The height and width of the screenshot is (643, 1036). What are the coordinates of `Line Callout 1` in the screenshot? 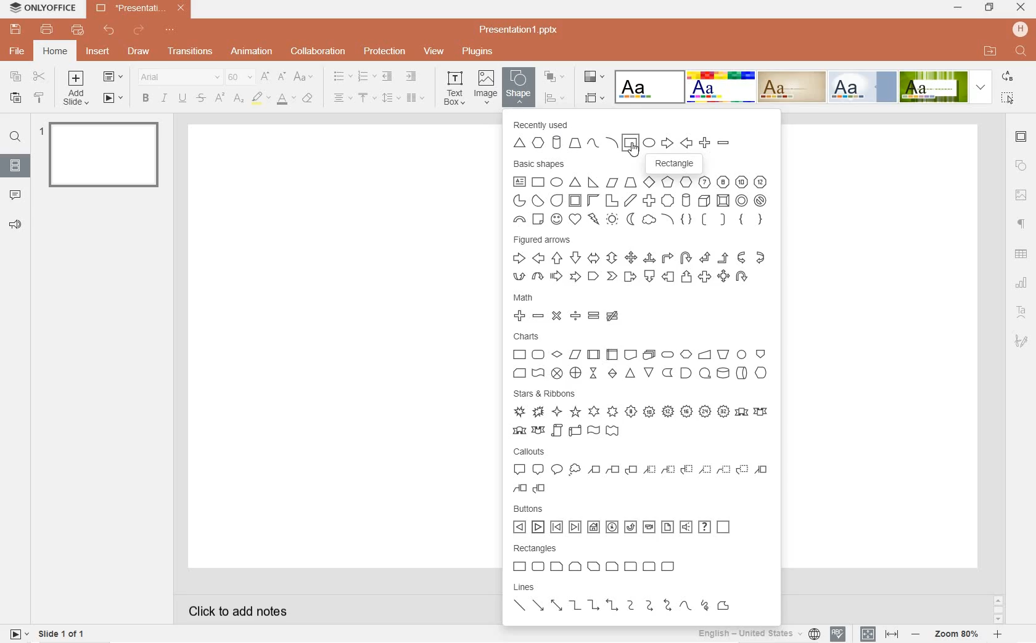 It's located at (593, 471).